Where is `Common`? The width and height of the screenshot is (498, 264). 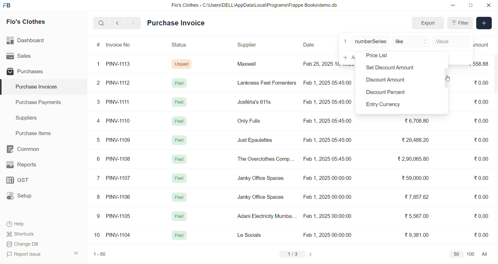
Common is located at coordinates (29, 149).